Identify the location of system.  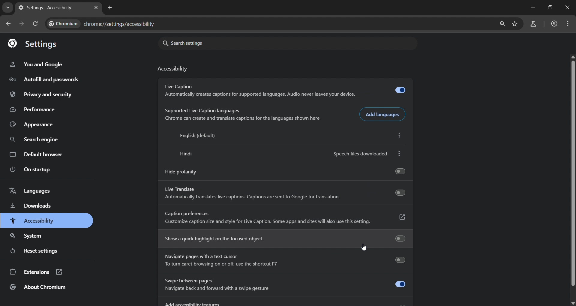
(27, 236).